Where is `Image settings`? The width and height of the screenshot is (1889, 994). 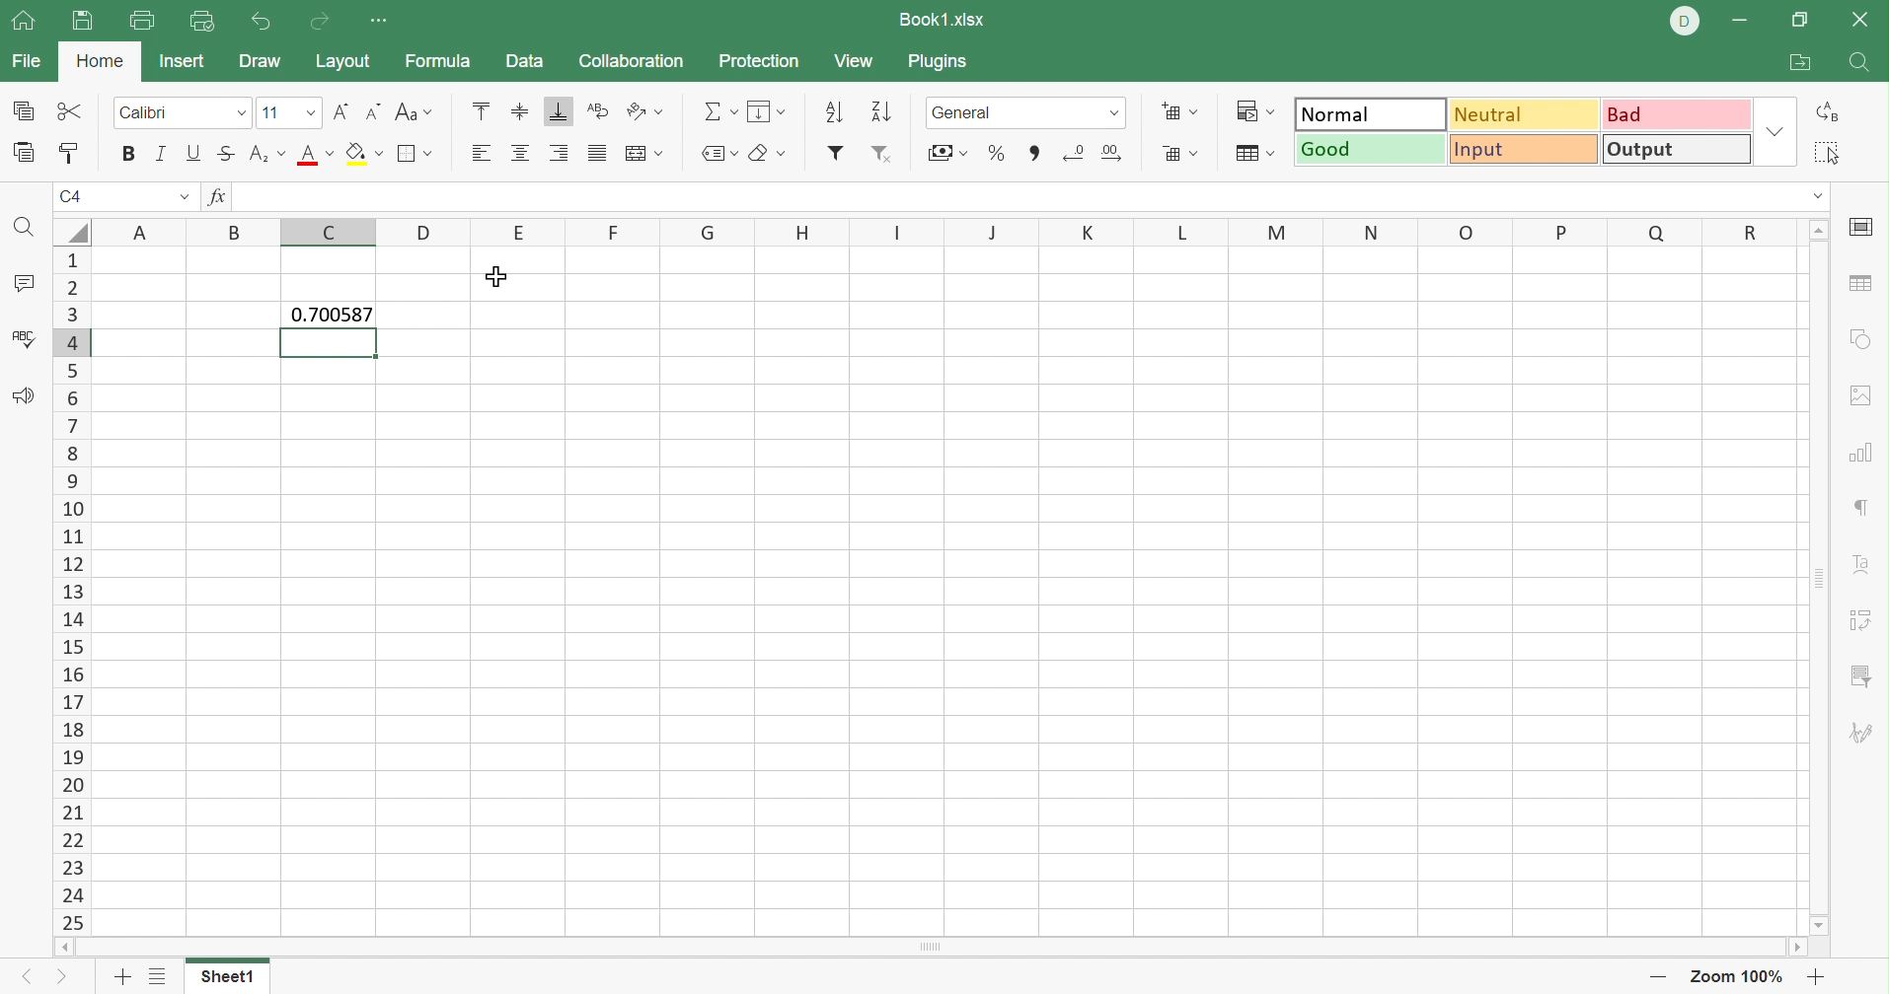 Image settings is located at coordinates (1864, 396).